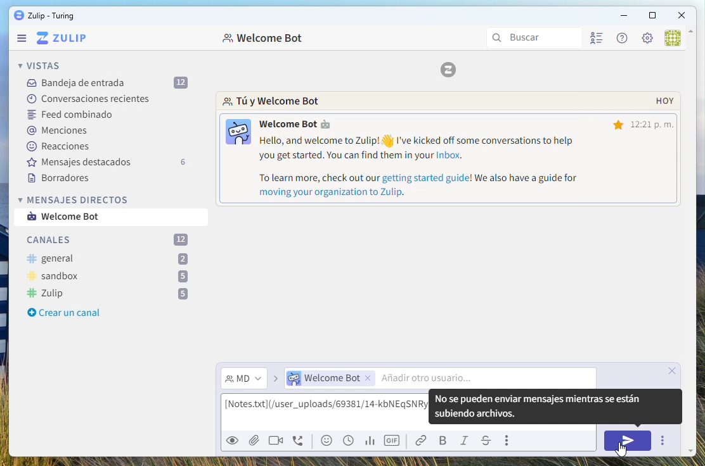 The height and width of the screenshot is (466, 705). I want to click on Logo, so click(449, 71).